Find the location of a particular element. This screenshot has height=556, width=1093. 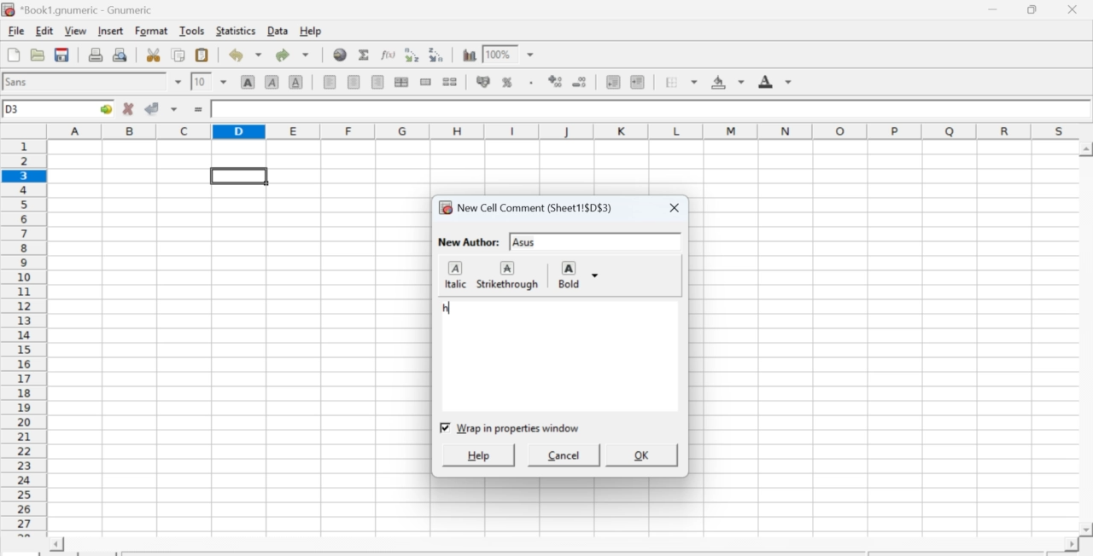

= is located at coordinates (197, 110).